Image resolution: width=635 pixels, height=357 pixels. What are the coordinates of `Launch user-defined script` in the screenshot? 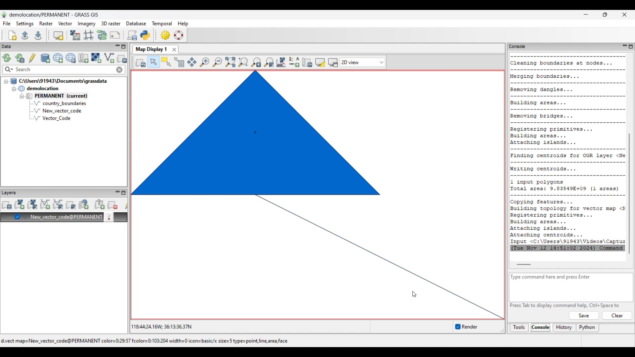 It's located at (132, 35).